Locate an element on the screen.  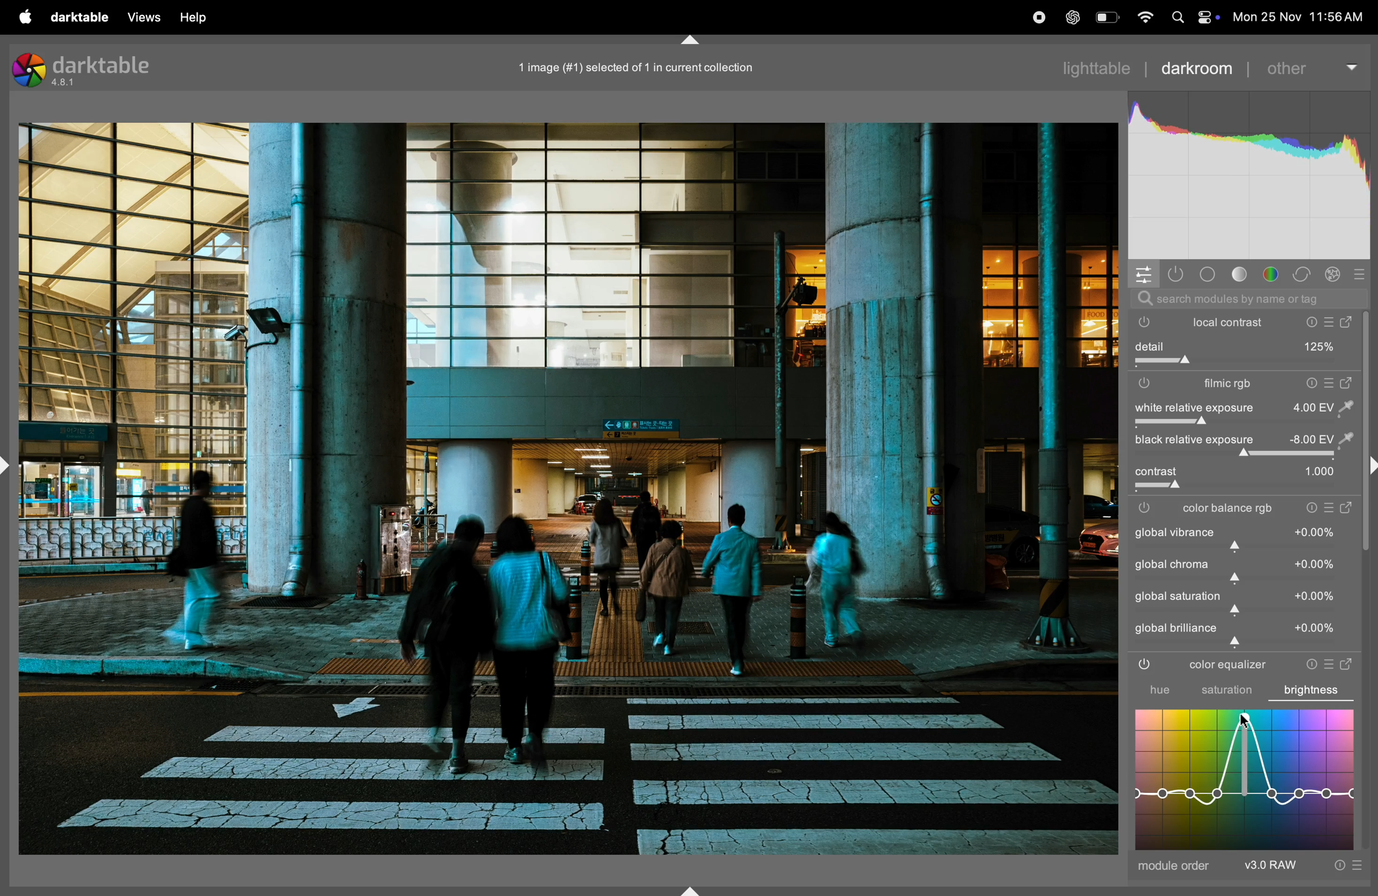
detail is located at coordinates (1243, 346).